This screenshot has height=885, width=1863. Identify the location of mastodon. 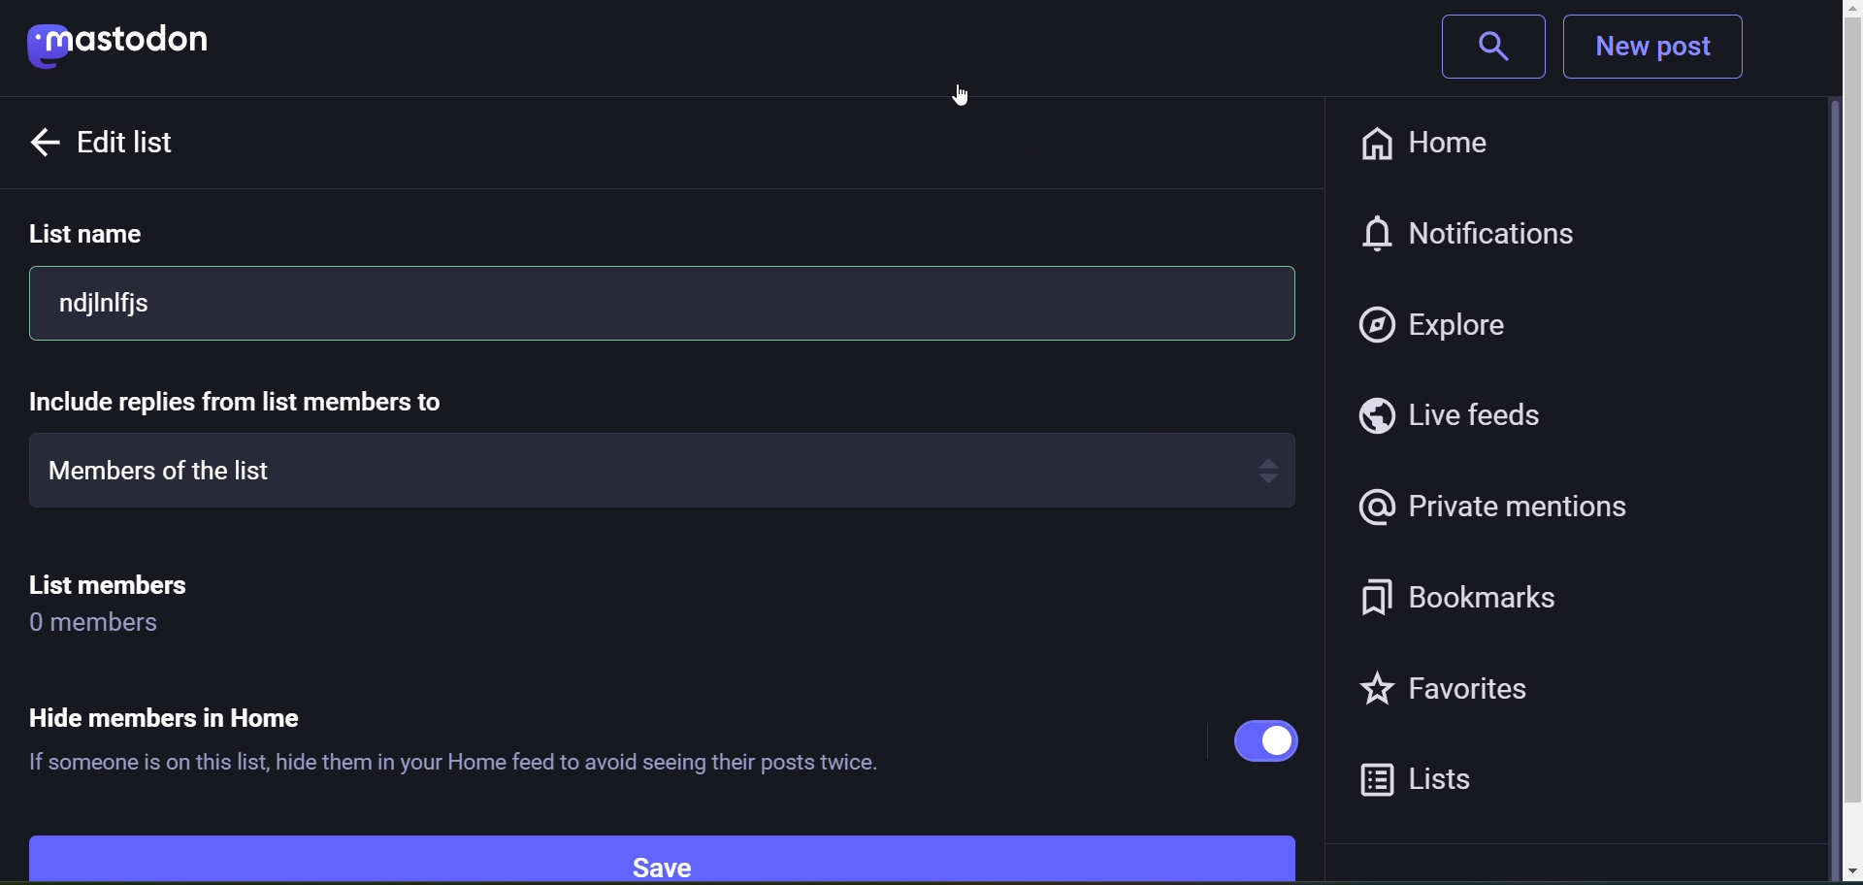
(138, 49).